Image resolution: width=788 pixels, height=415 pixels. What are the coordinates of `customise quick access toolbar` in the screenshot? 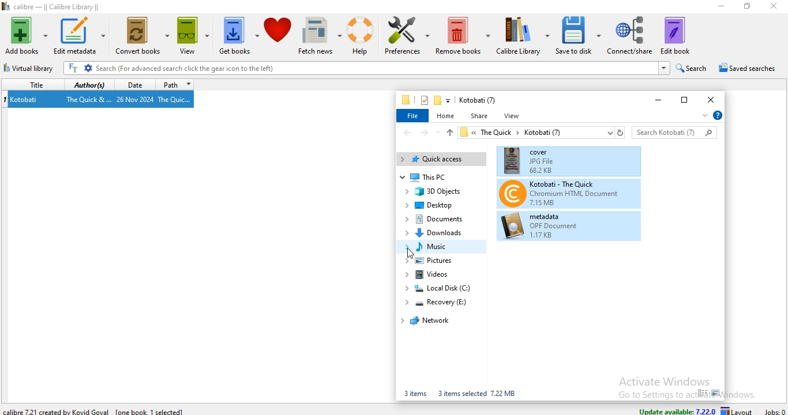 It's located at (449, 100).